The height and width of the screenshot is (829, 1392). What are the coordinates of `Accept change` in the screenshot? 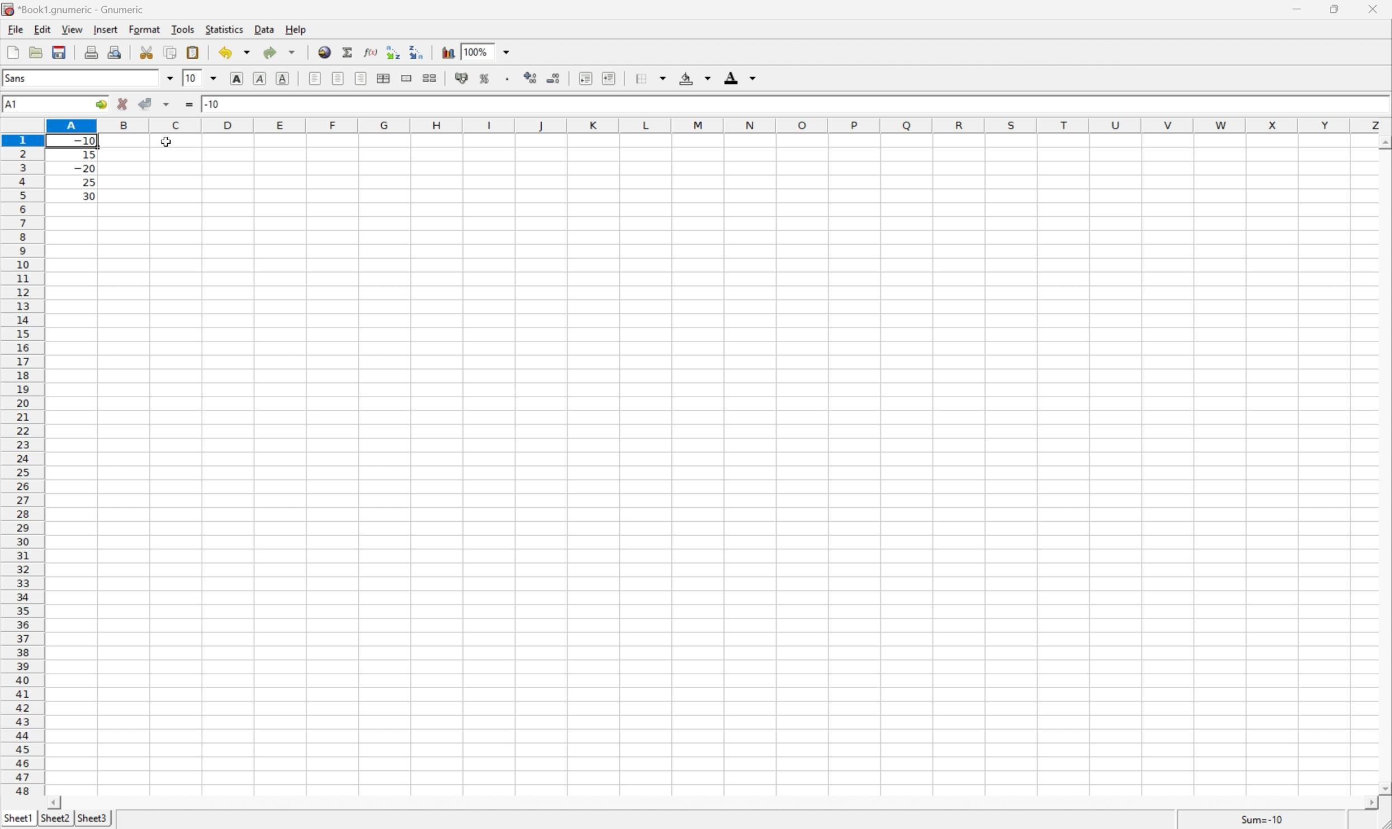 It's located at (146, 104).